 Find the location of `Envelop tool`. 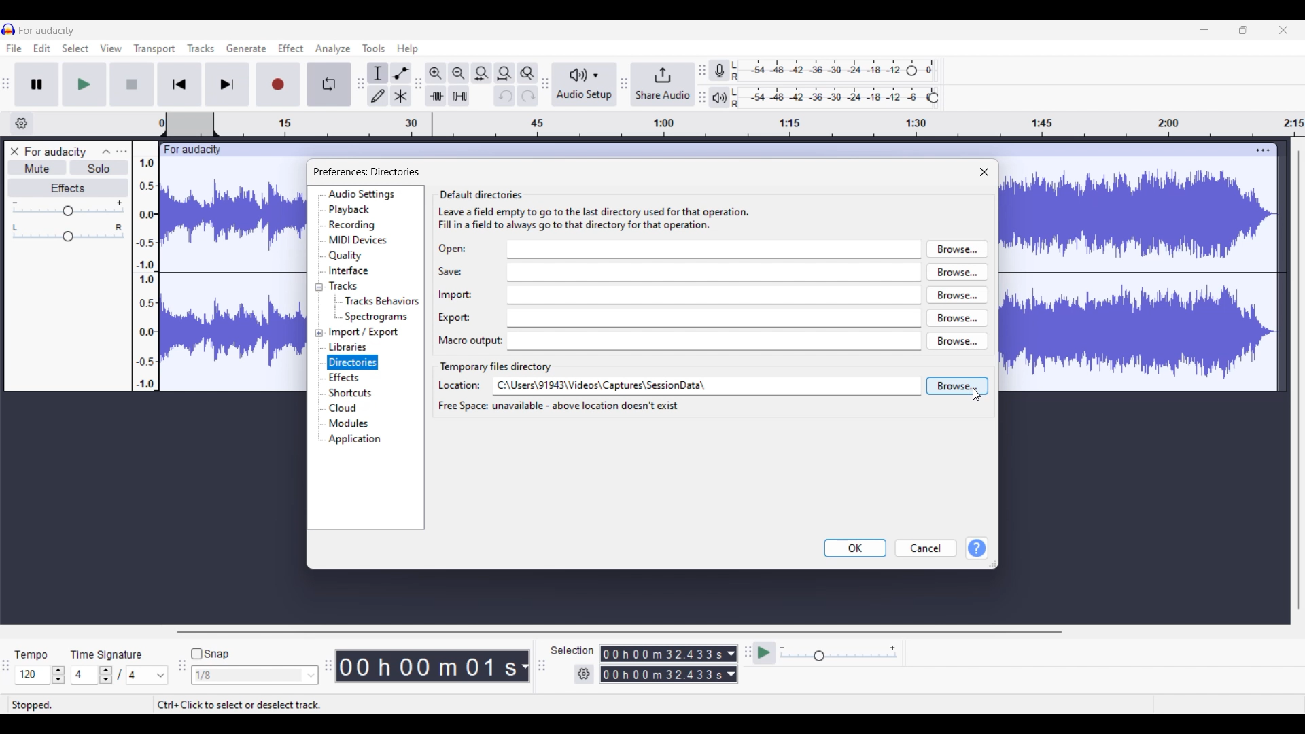

Envelop tool is located at coordinates (401, 73).